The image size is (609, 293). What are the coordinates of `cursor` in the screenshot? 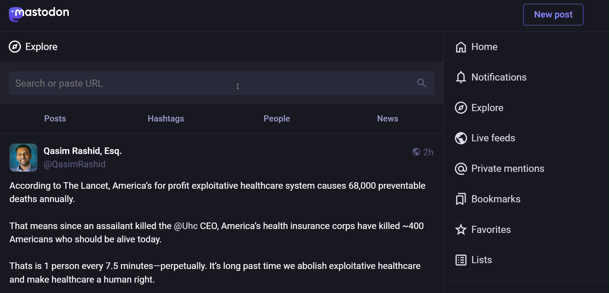 It's located at (236, 87).